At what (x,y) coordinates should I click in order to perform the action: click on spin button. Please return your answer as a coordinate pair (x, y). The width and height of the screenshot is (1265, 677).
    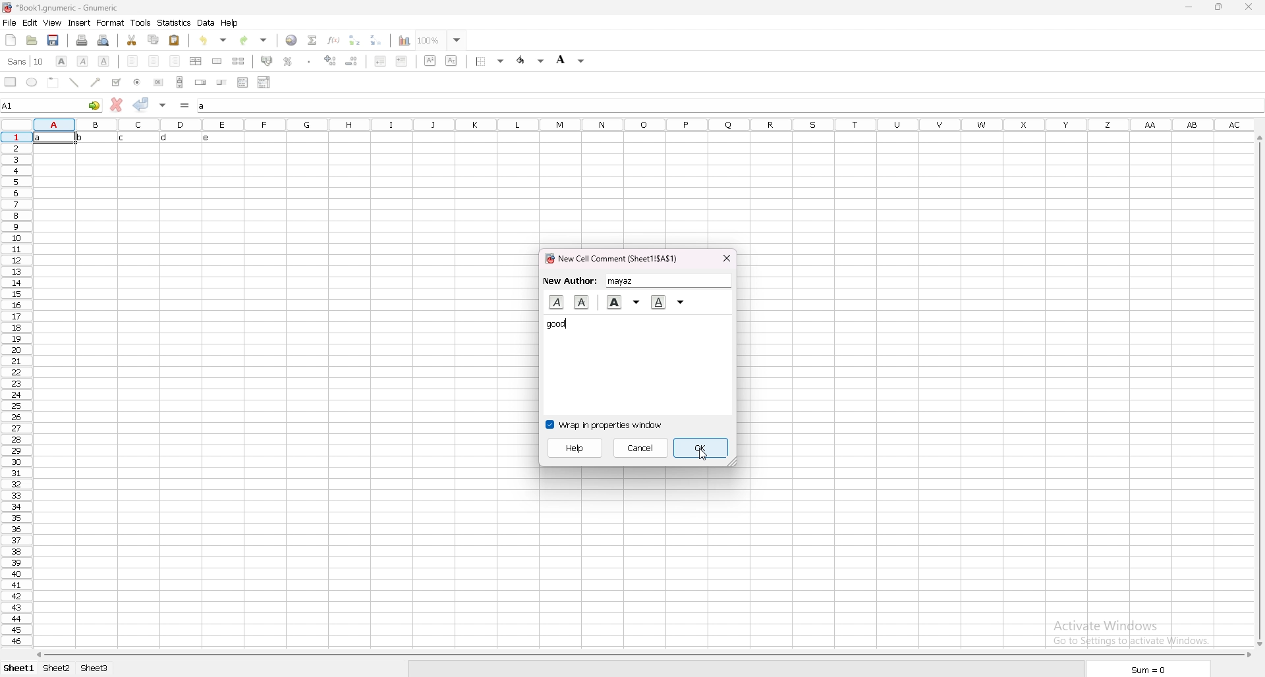
    Looking at the image, I should click on (200, 82).